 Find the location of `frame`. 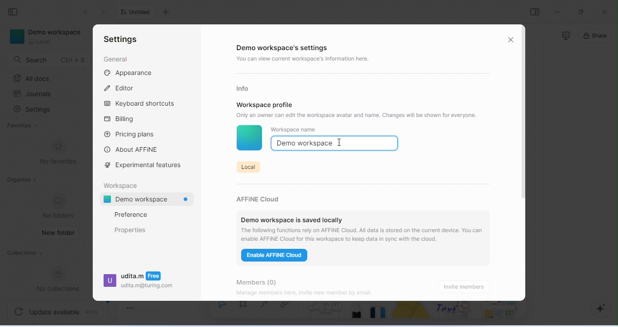

frame is located at coordinates (245, 309).